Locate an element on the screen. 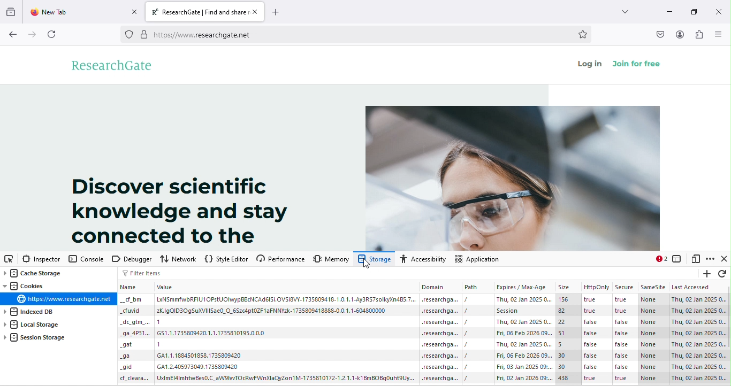 The image size is (731, 386). 438 is located at coordinates (565, 379).